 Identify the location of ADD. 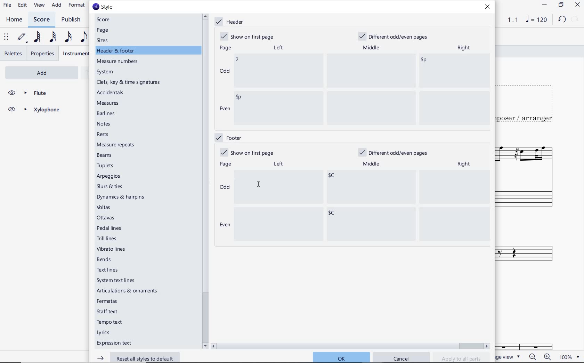
(57, 5).